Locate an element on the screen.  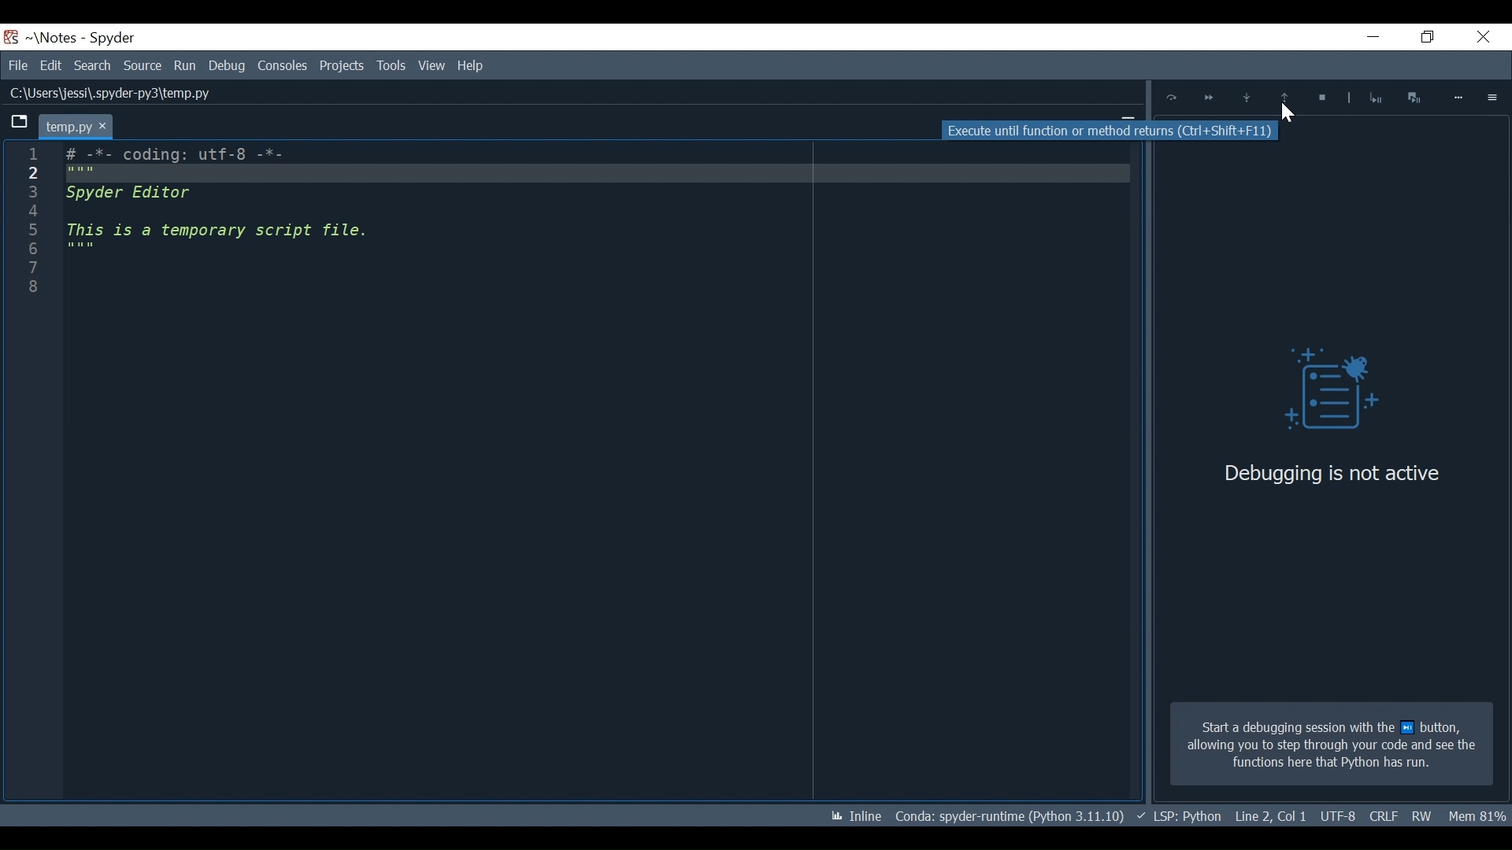
Debugging is not active is located at coordinates (1332, 473).